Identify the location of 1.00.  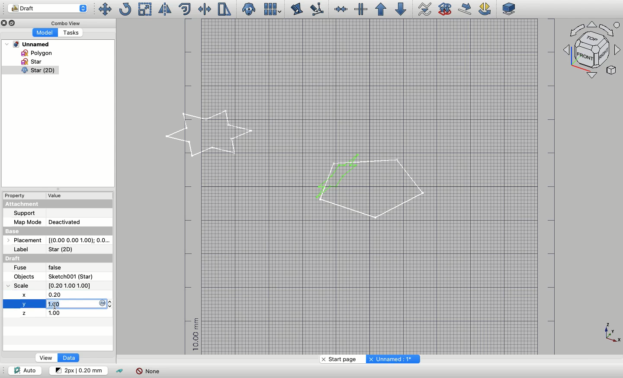
(74, 314).